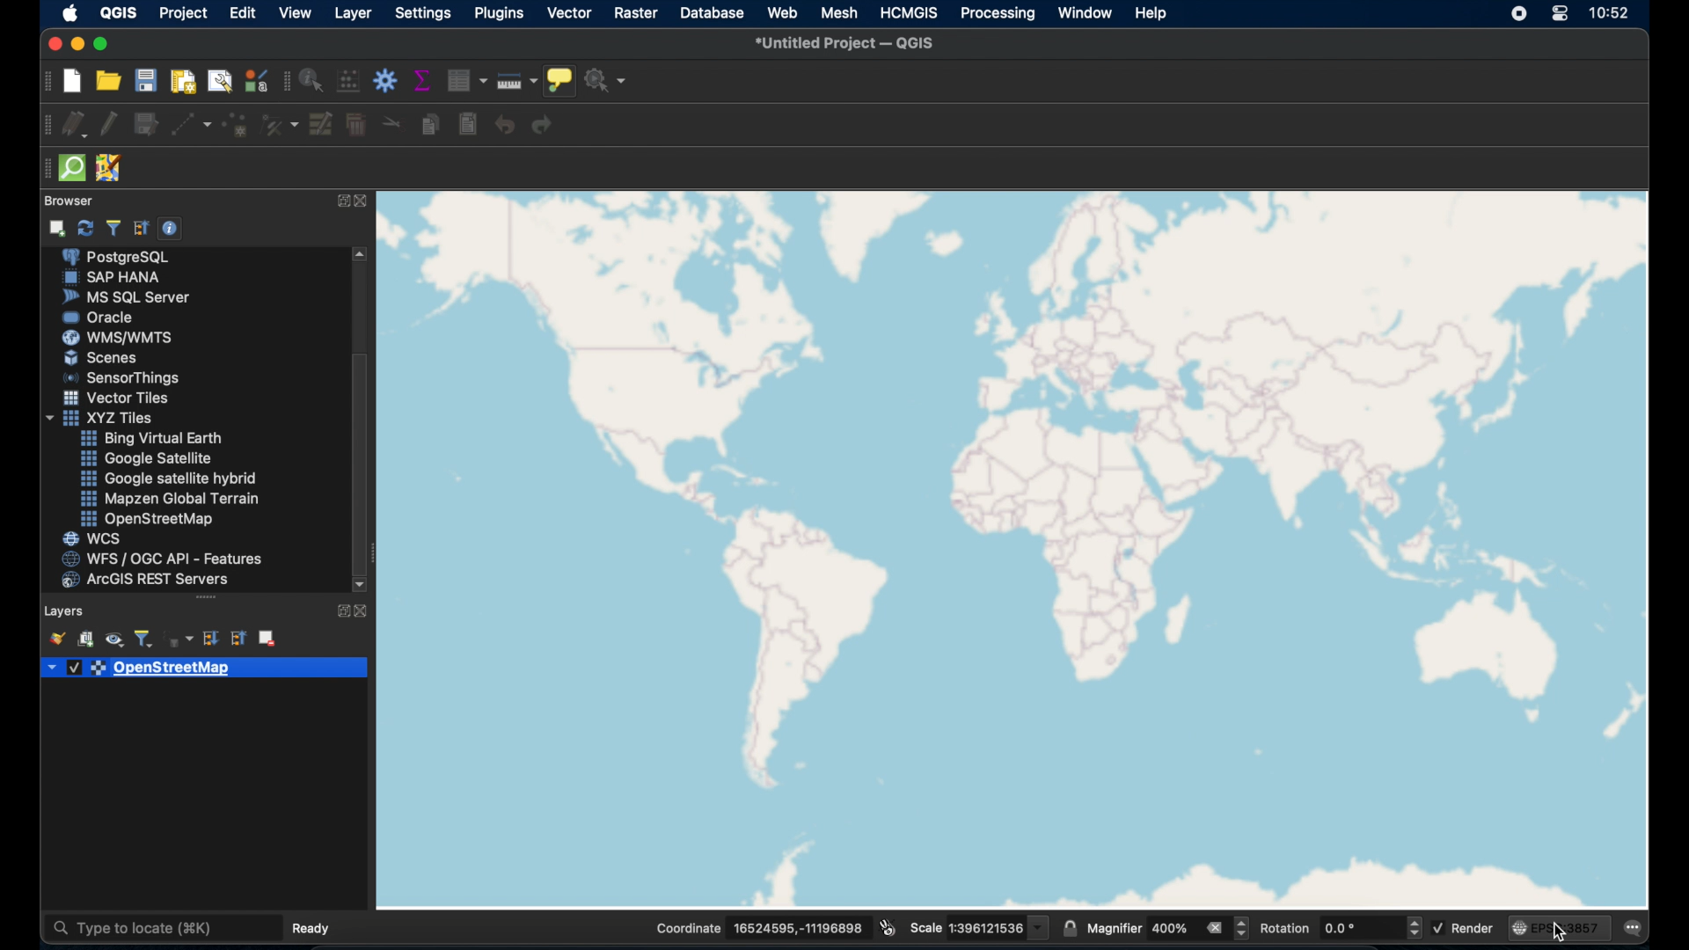  I want to click on edit, so click(242, 12).